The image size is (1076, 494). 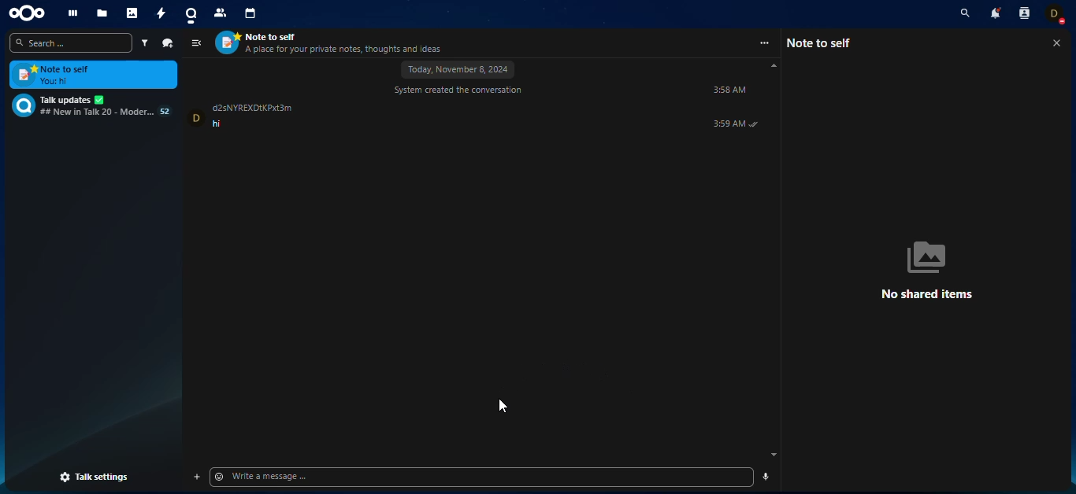 What do you see at coordinates (480, 476) in the screenshot?
I see `write message` at bounding box center [480, 476].